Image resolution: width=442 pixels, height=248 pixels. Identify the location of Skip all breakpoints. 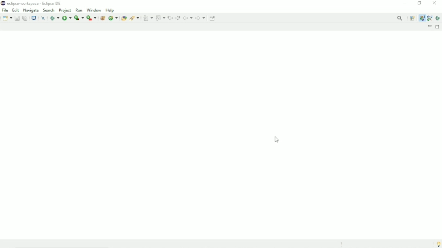
(43, 18).